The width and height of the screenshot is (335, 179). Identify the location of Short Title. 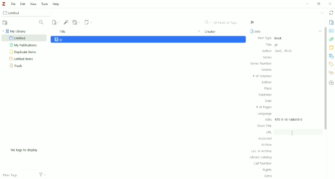
(264, 126).